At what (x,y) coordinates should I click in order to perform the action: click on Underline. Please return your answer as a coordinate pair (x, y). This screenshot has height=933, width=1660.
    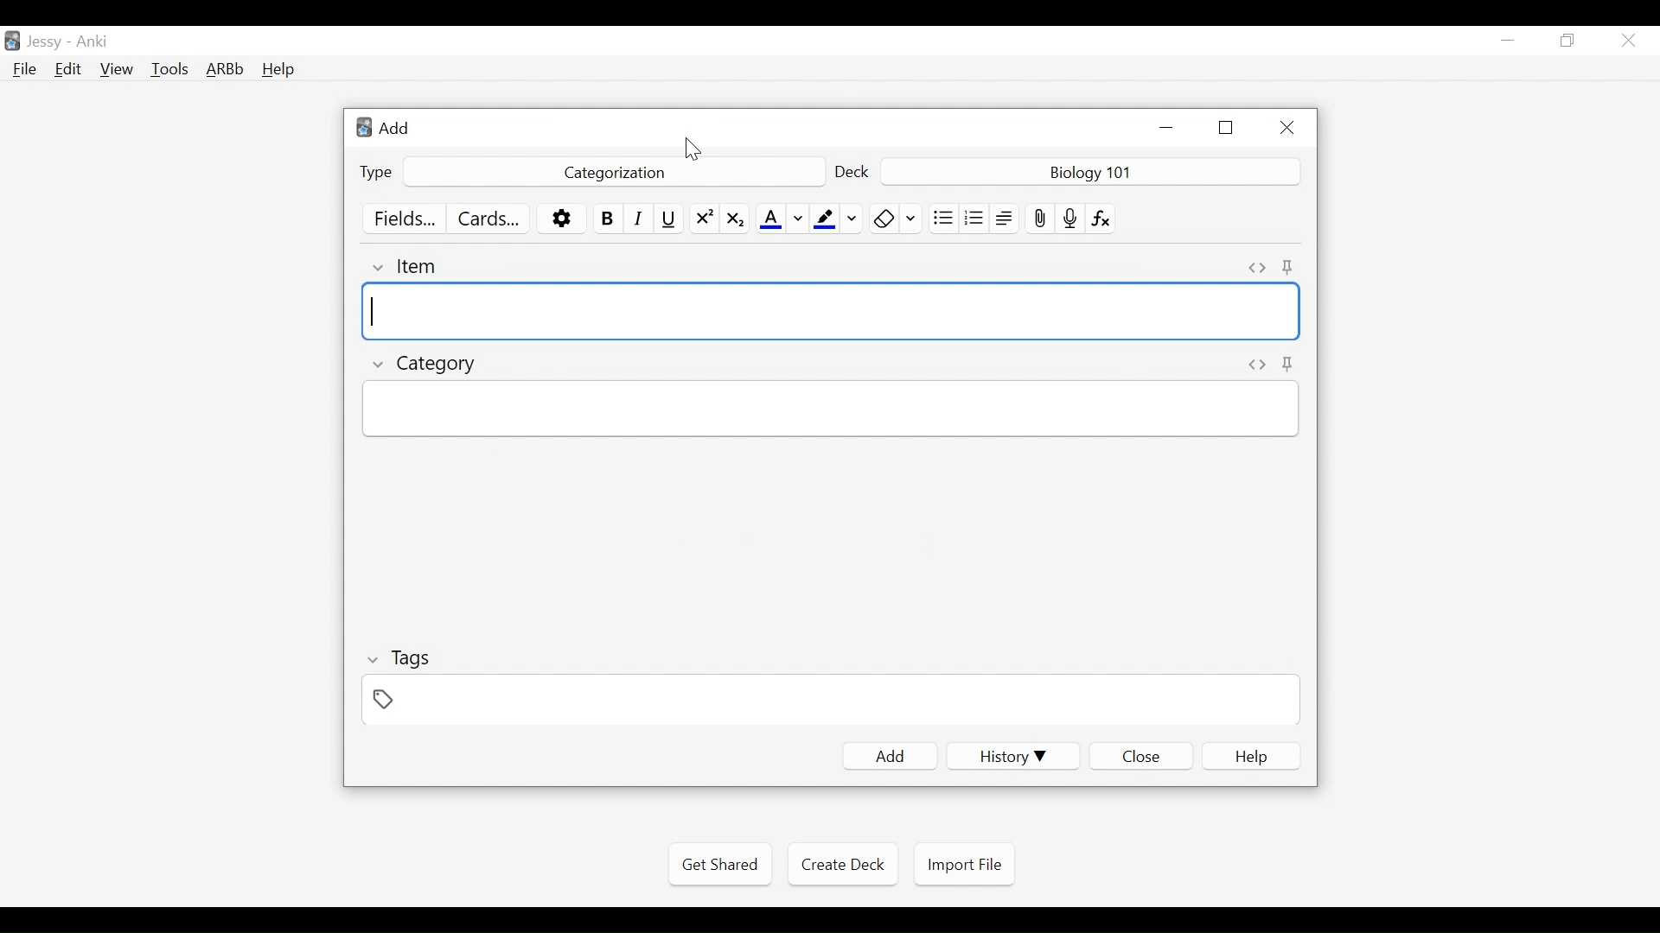
    Looking at the image, I should click on (671, 219).